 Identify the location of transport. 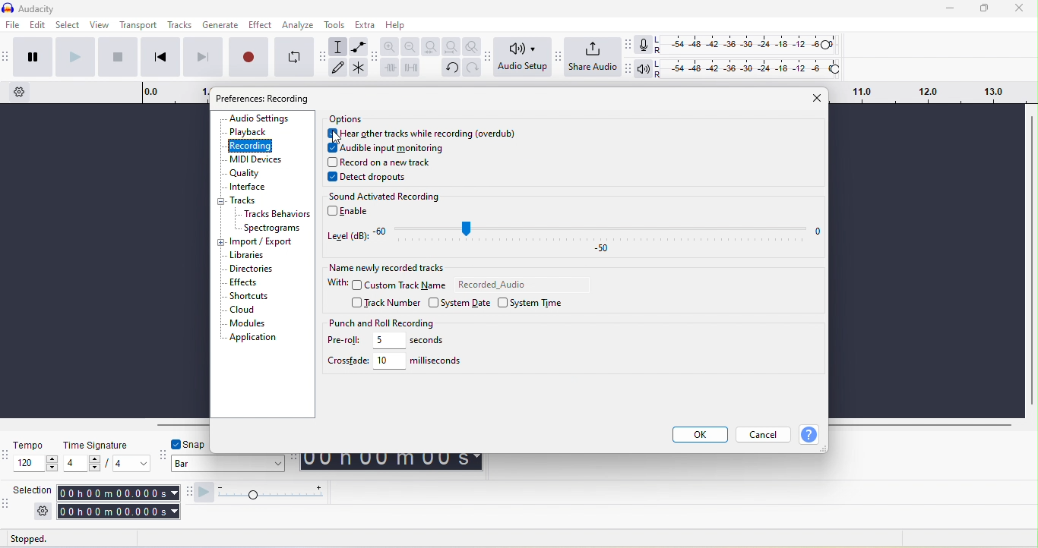
(138, 25).